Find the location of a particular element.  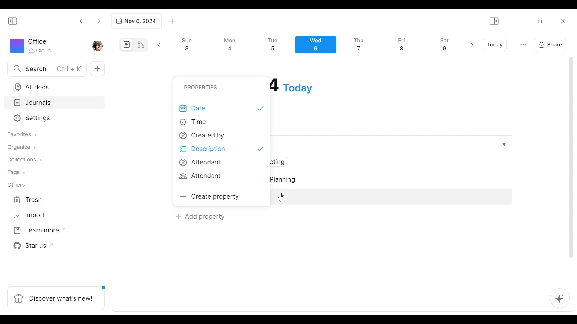

Share is located at coordinates (552, 44).